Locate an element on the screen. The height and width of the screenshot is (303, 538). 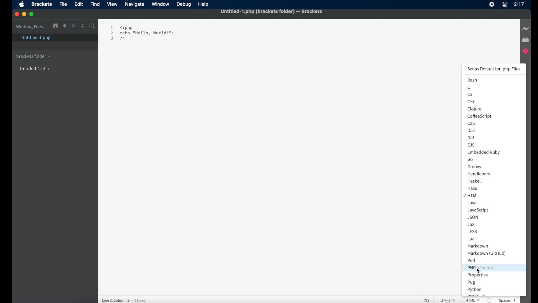
brackets is located at coordinates (42, 5).